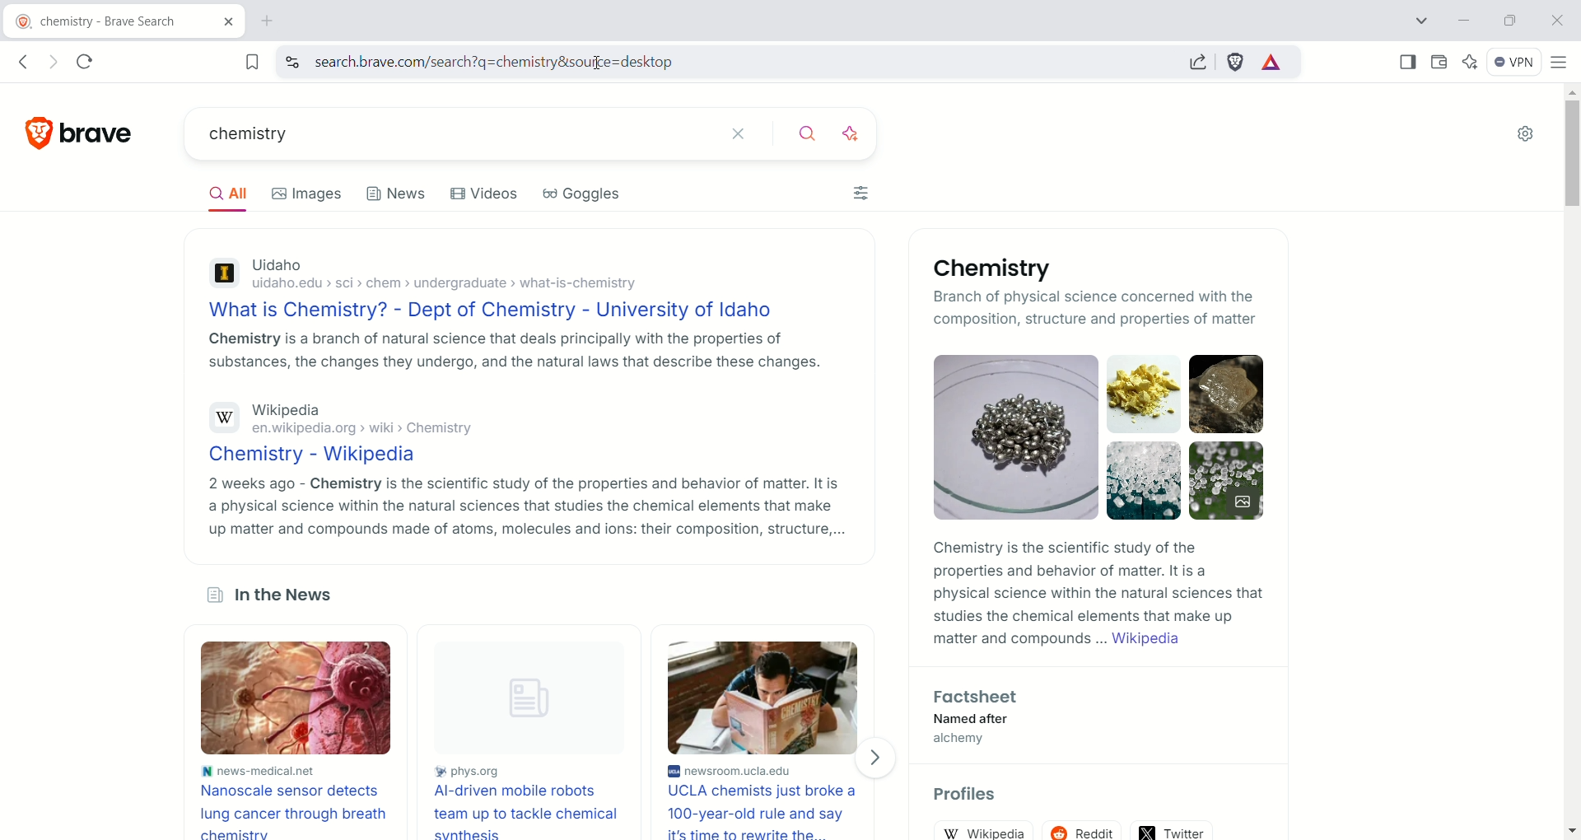  I want to click on click to go back, hold to see history, so click(26, 61).